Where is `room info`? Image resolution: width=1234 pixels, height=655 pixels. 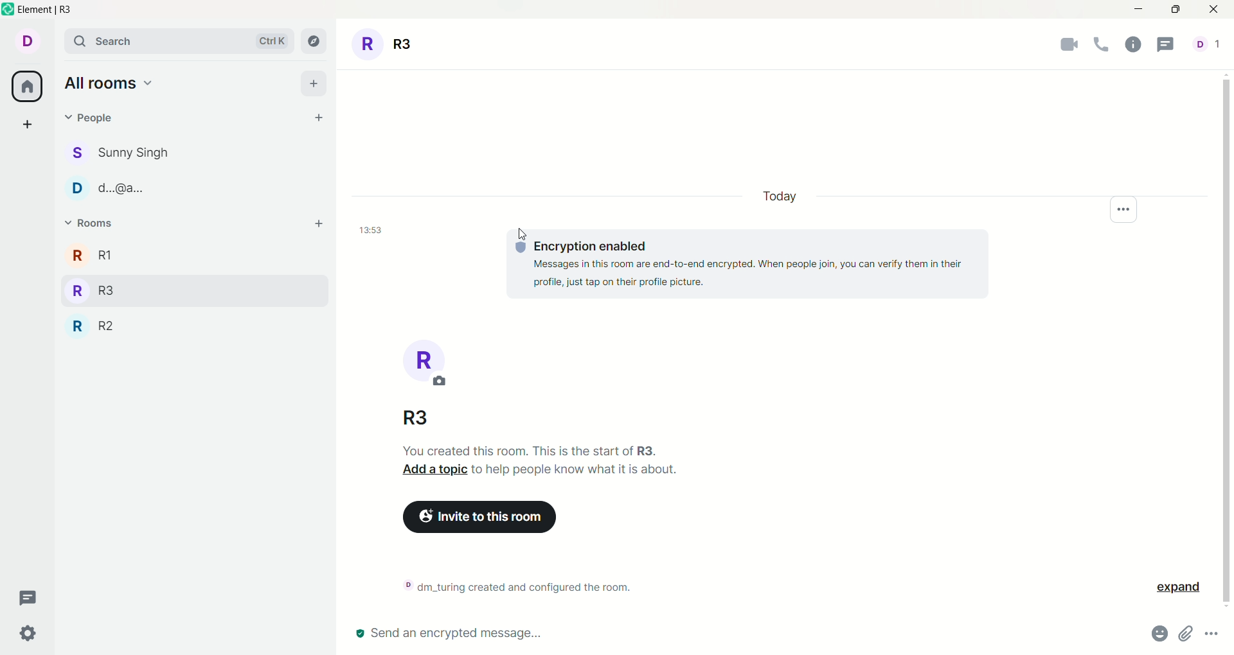 room info is located at coordinates (1132, 49).